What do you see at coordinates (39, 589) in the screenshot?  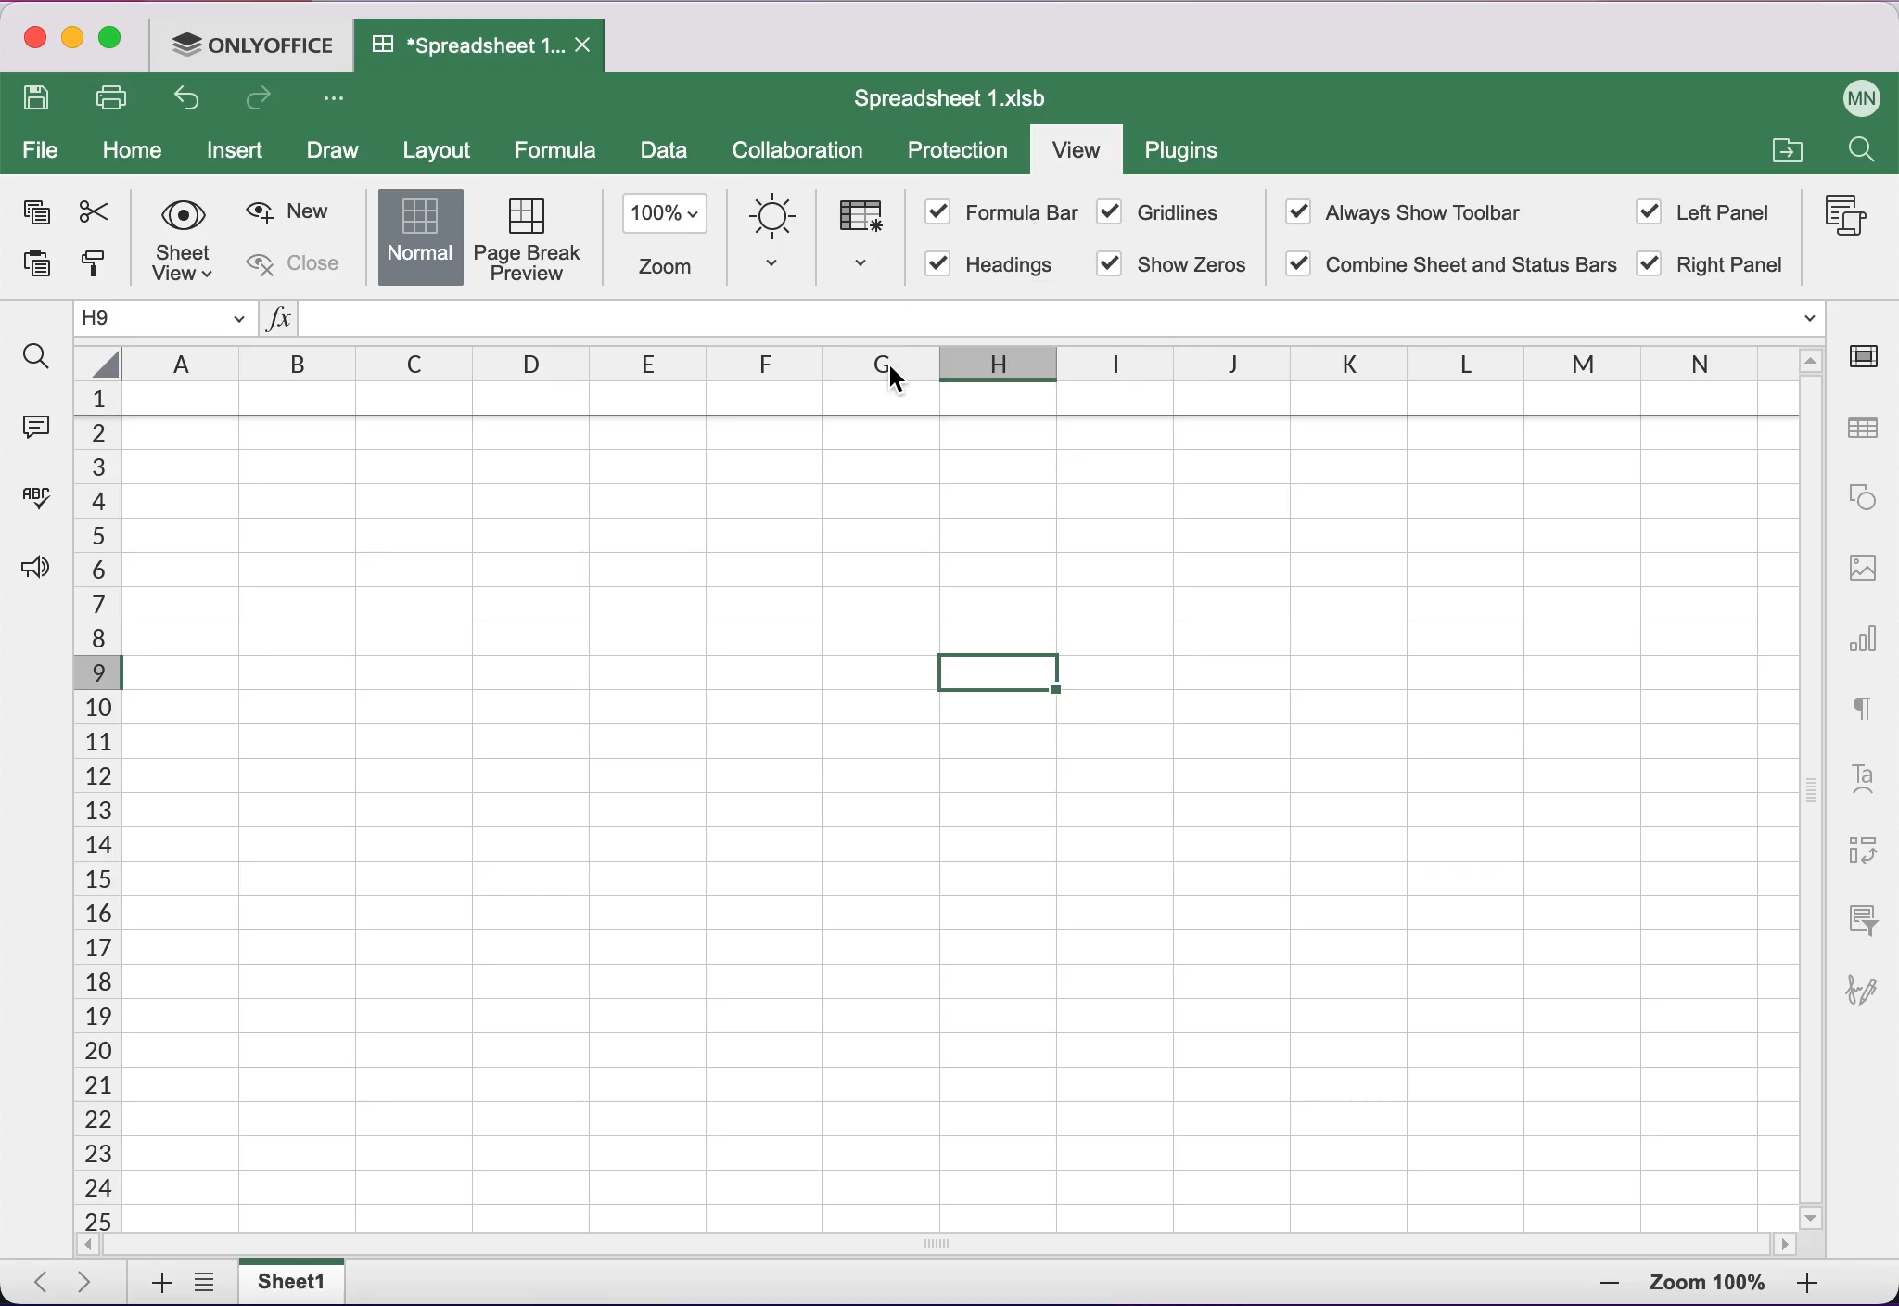 I see `feedback and support` at bounding box center [39, 589].